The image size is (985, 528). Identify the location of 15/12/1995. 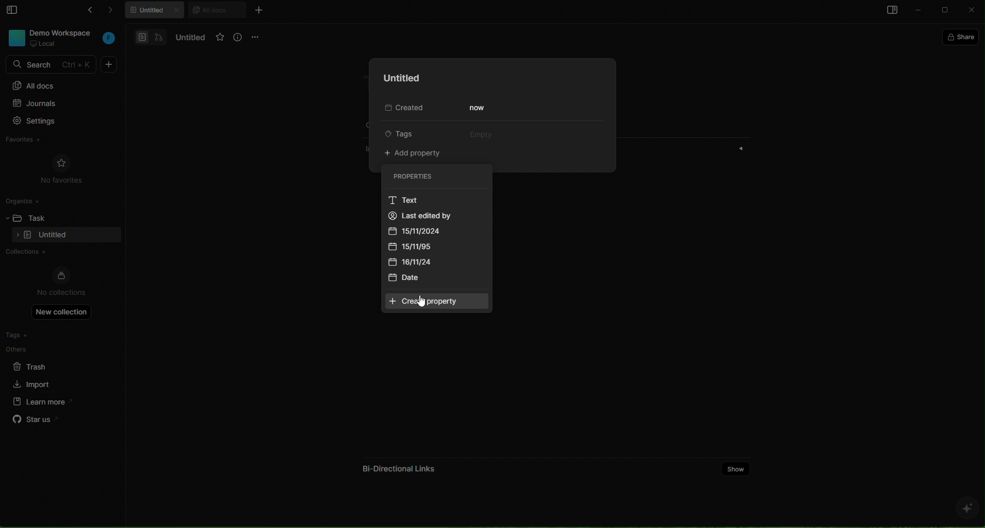
(418, 247).